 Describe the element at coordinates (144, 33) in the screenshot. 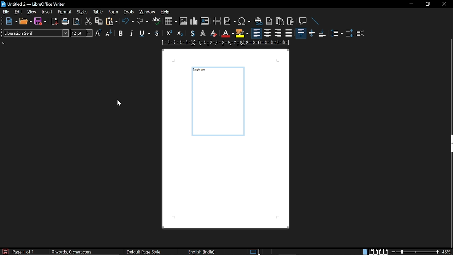

I see `underline` at that location.